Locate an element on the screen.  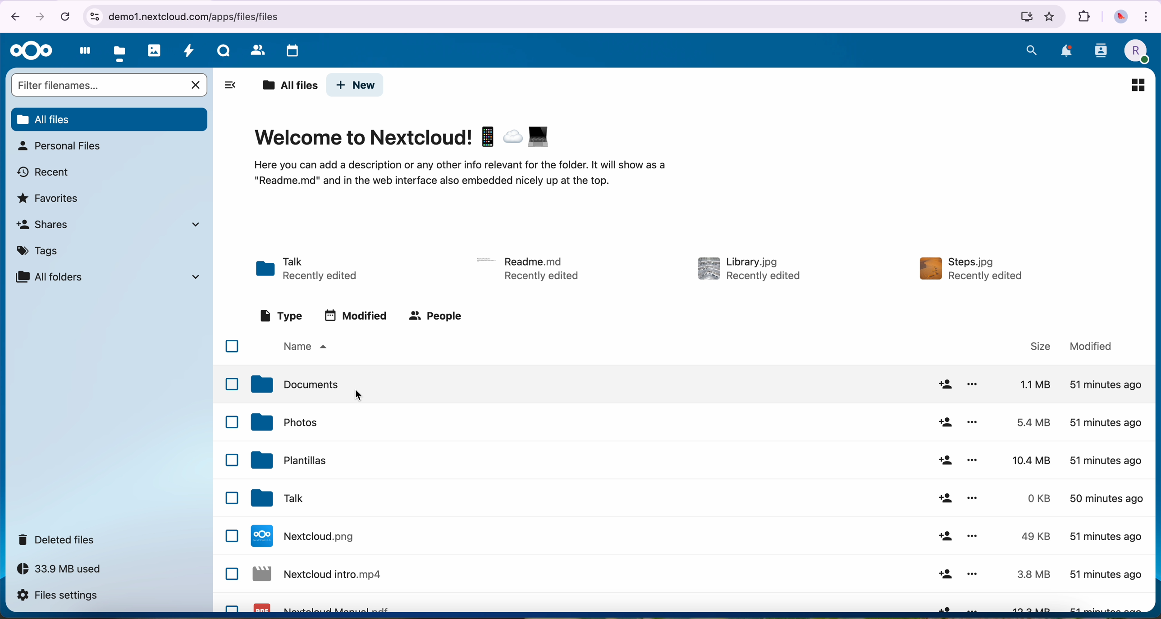
cancel is located at coordinates (64, 16).